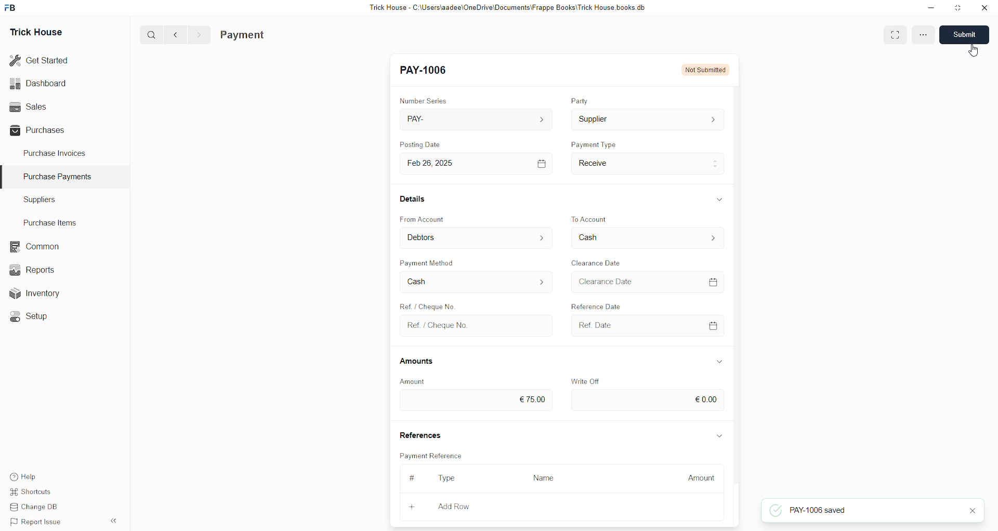 The image size is (998, 531). I want to click on Setup, so click(28, 315).